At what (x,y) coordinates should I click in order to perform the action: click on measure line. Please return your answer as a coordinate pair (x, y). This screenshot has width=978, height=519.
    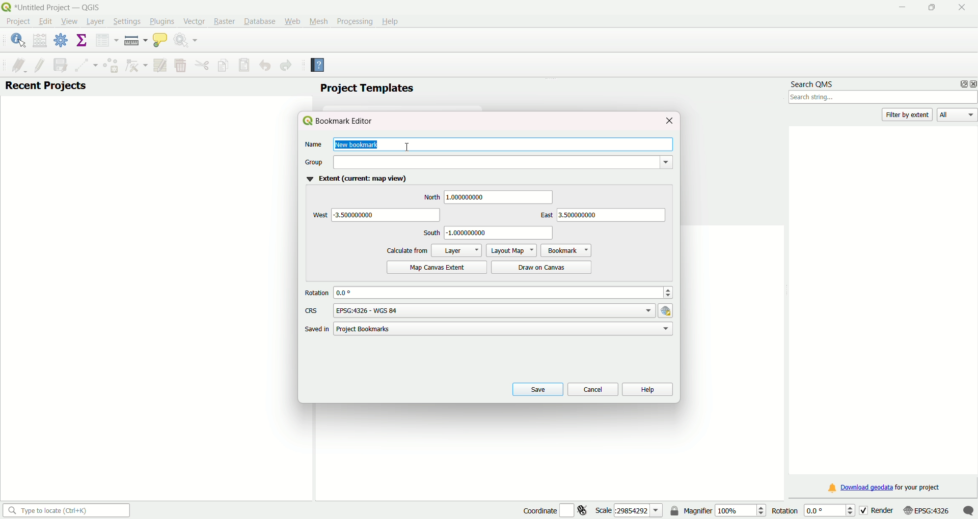
    Looking at the image, I should click on (135, 41).